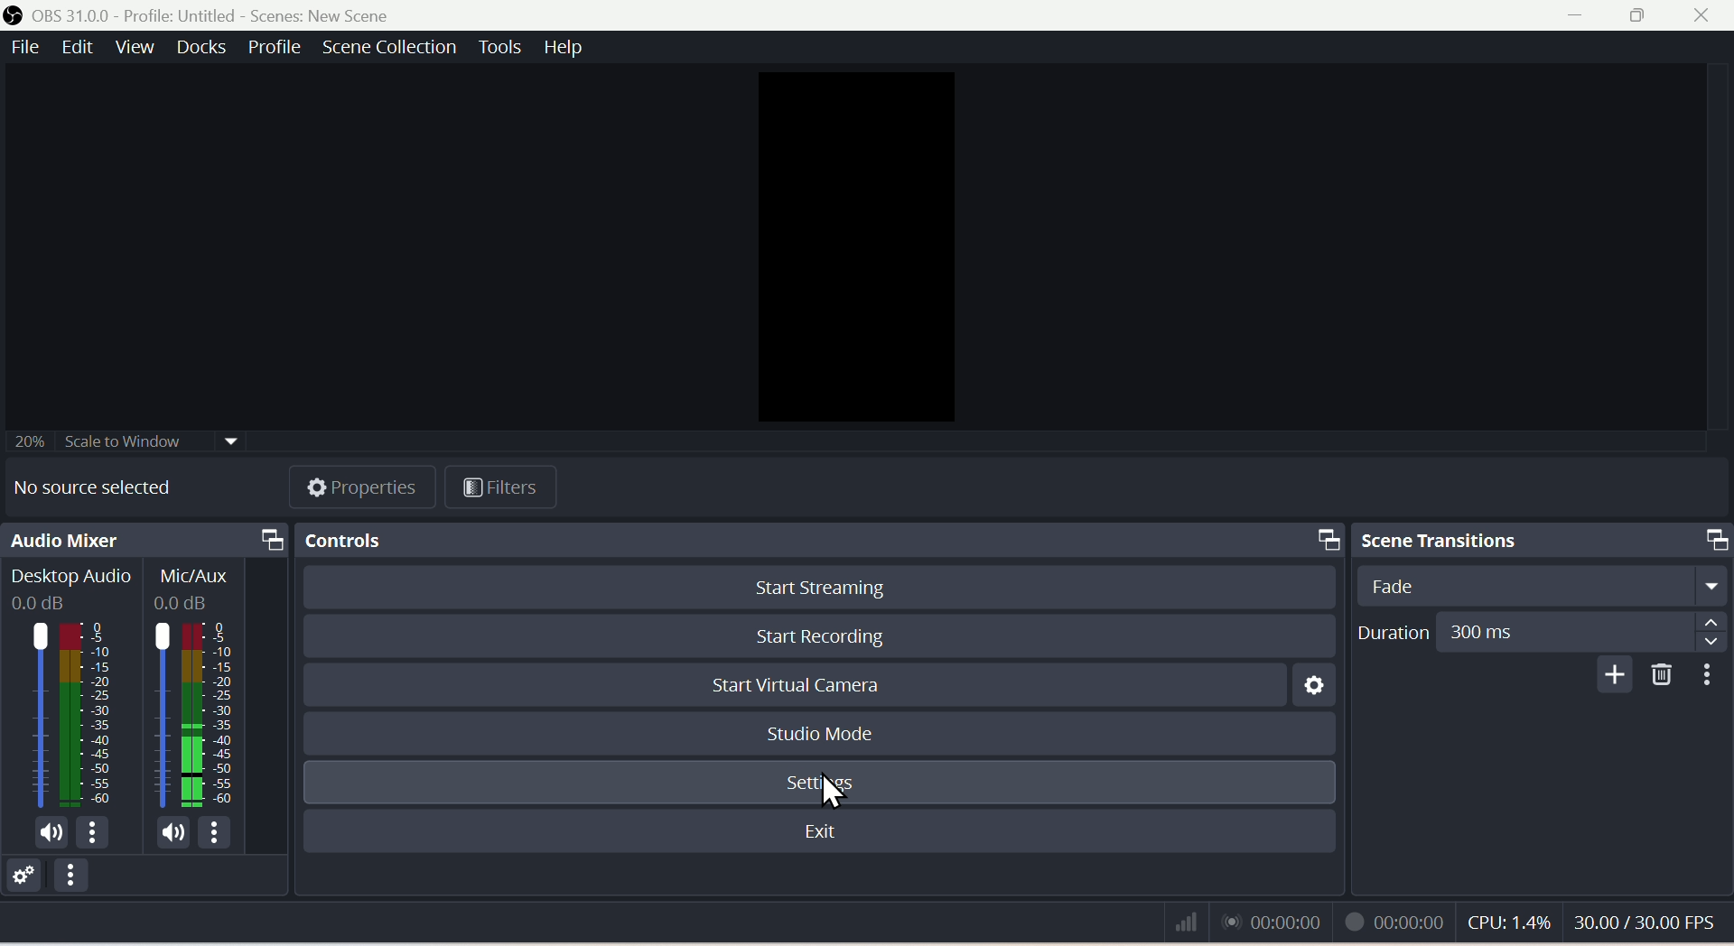  What do you see at coordinates (140, 440) in the screenshot?
I see `Scale to window` at bounding box center [140, 440].